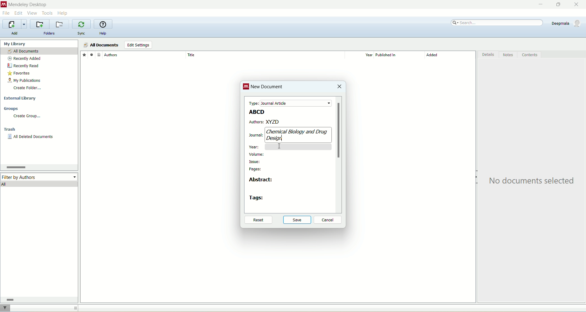 Image resolution: width=586 pixels, height=312 pixels. I want to click on volume, so click(257, 154).